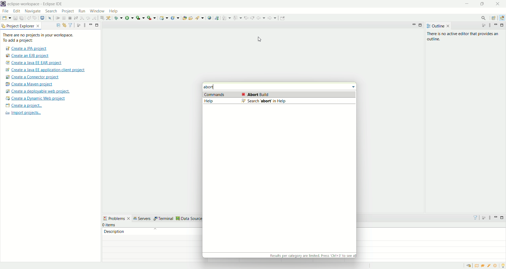 The width and height of the screenshot is (506, 269). I want to click on run last tool, so click(151, 18).